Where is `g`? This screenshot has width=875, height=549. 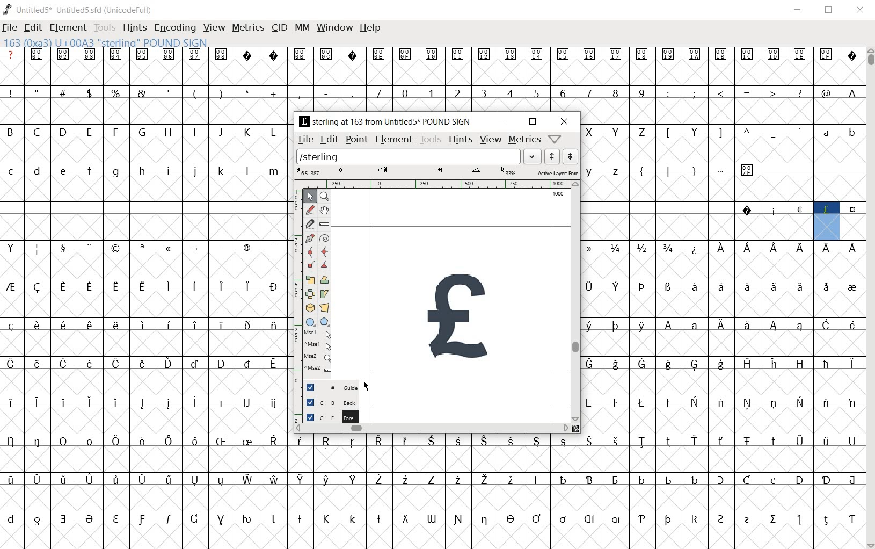 g is located at coordinates (115, 171).